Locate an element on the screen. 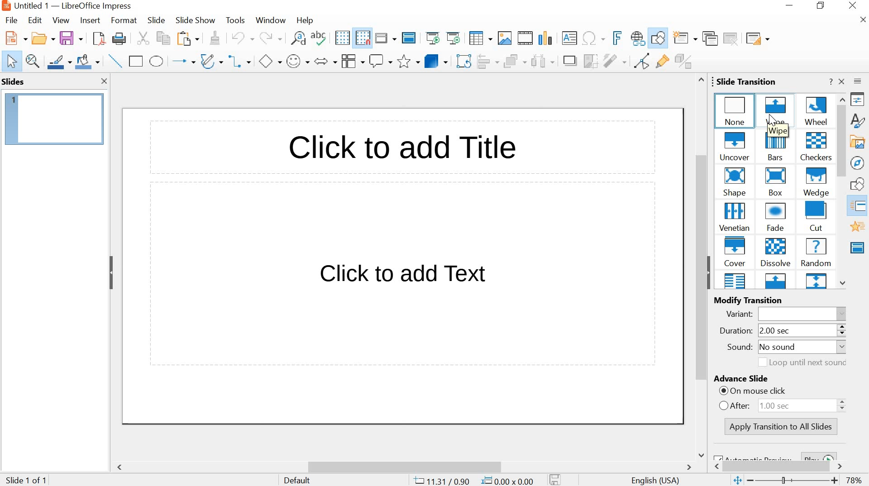 Image resolution: width=869 pixels, height=486 pixels. cursor is located at coordinates (769, 120).